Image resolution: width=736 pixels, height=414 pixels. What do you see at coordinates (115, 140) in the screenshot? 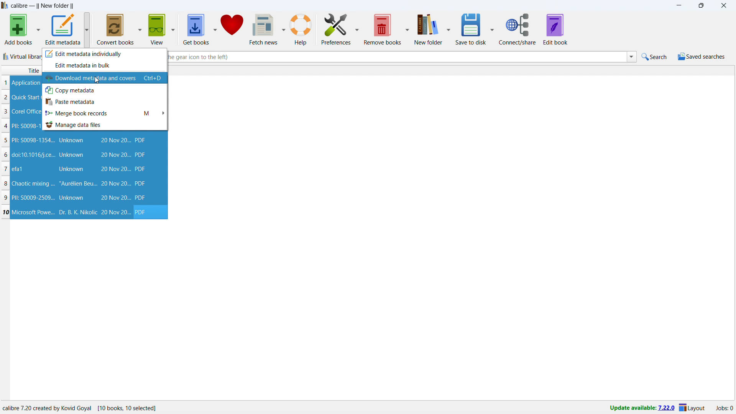
I see `20 Nov 20...` at bounding box center [115, 140].